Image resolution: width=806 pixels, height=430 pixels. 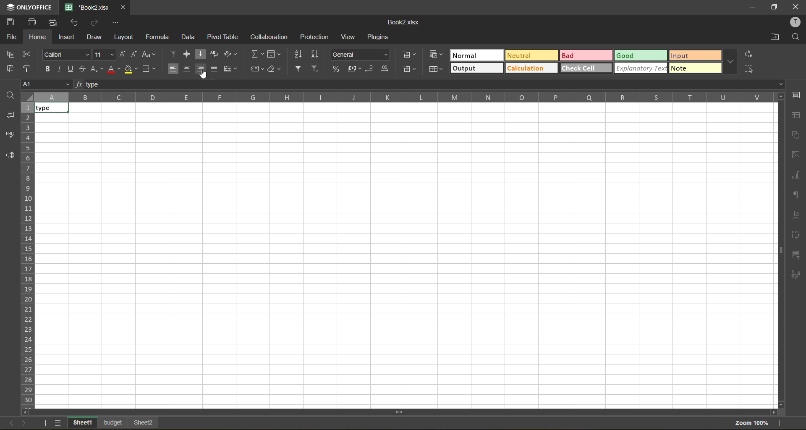 I want to click on change case, so click(x=148, y=55).